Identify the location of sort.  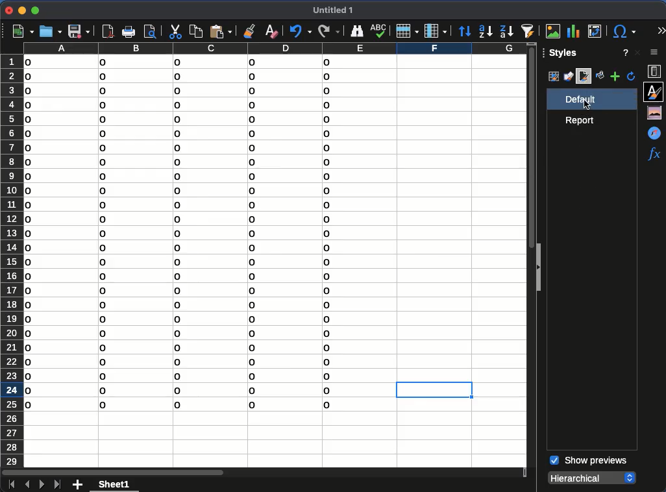
(464, 31).